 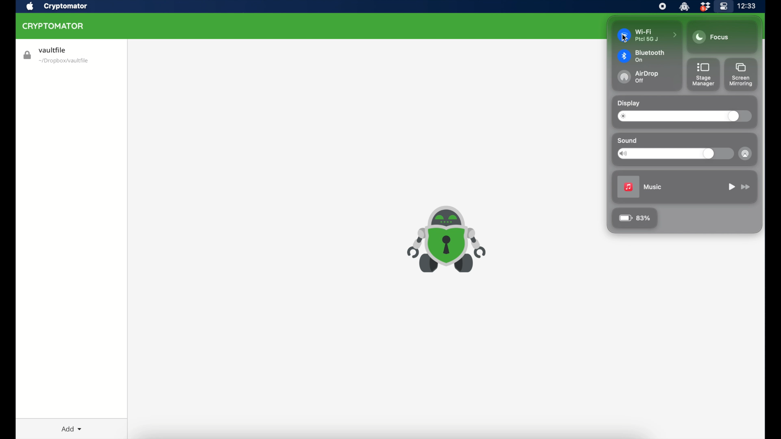 I want to click on vaultlife, so click(x=56, y=56).